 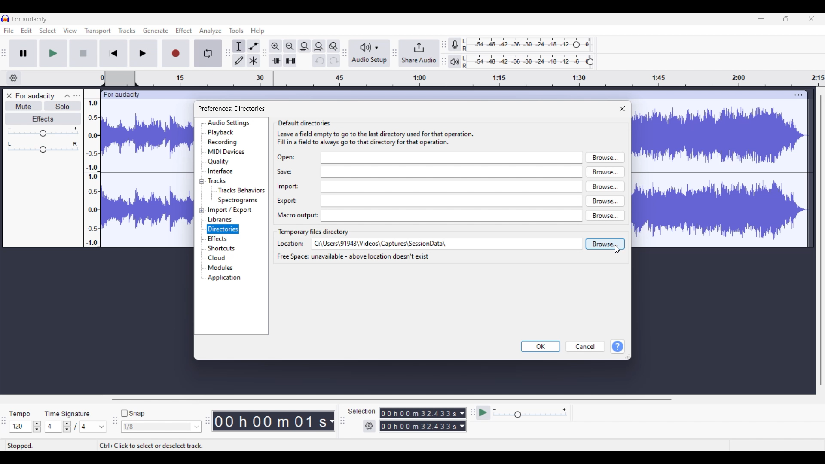 What do you see at coordinates (84, 53) in the screenshot?
I see `Stop` at bounding box center [84, 53].